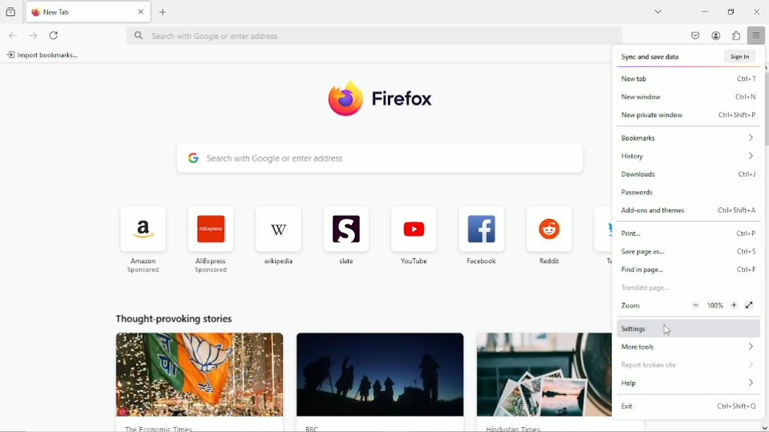  Describe the element at coordinates (550, 260) in the screenshot. I see `reddit` at that location.